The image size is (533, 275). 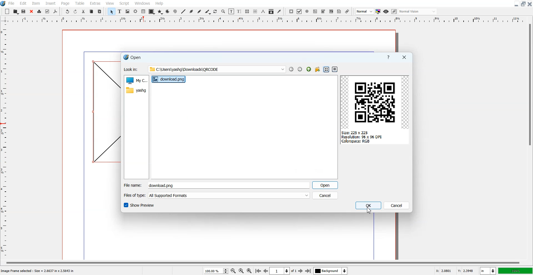 What do you see at coordinates (488, 271) in the screenshot?
I see `Measurement in inches` at bounding box center [488, 271].